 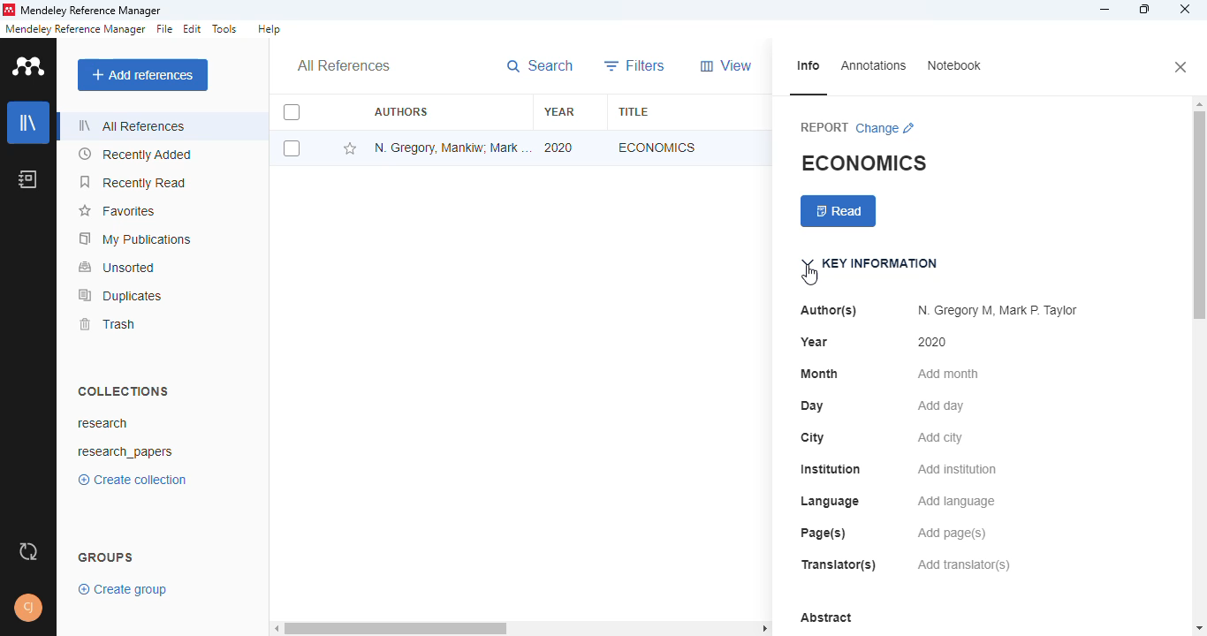 I want to click on minimize, so click(x=1106, y=9).